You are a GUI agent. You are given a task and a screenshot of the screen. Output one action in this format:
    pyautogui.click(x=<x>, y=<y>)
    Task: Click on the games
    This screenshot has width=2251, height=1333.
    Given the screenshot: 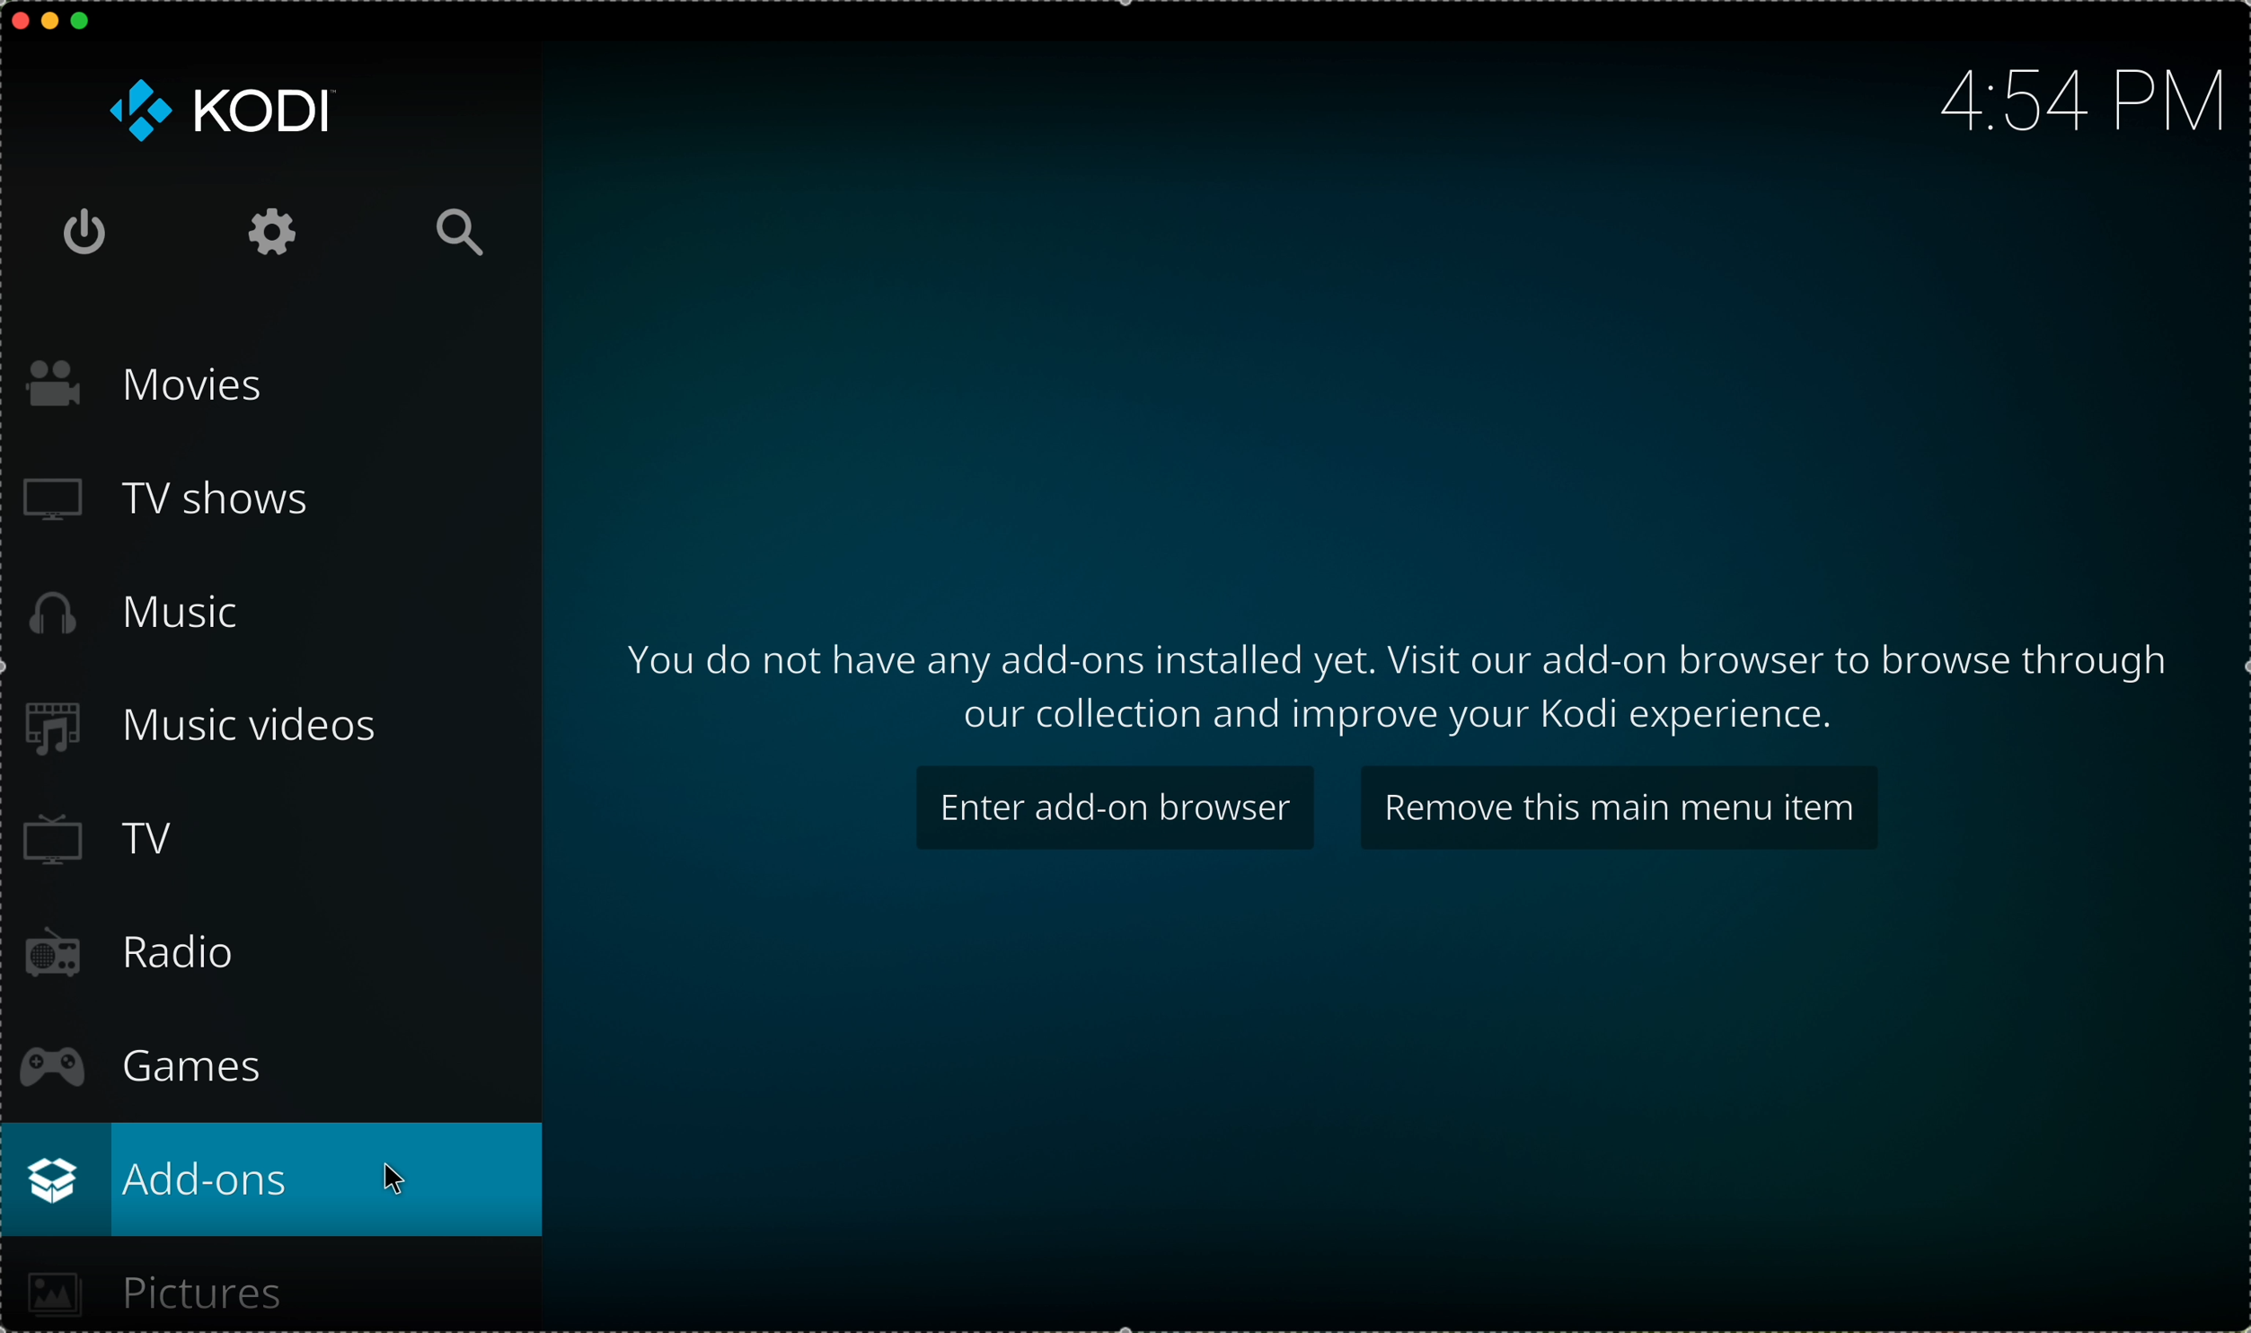 What is the action you would take?
    pyautogui.click(x=146, y=1072)
    